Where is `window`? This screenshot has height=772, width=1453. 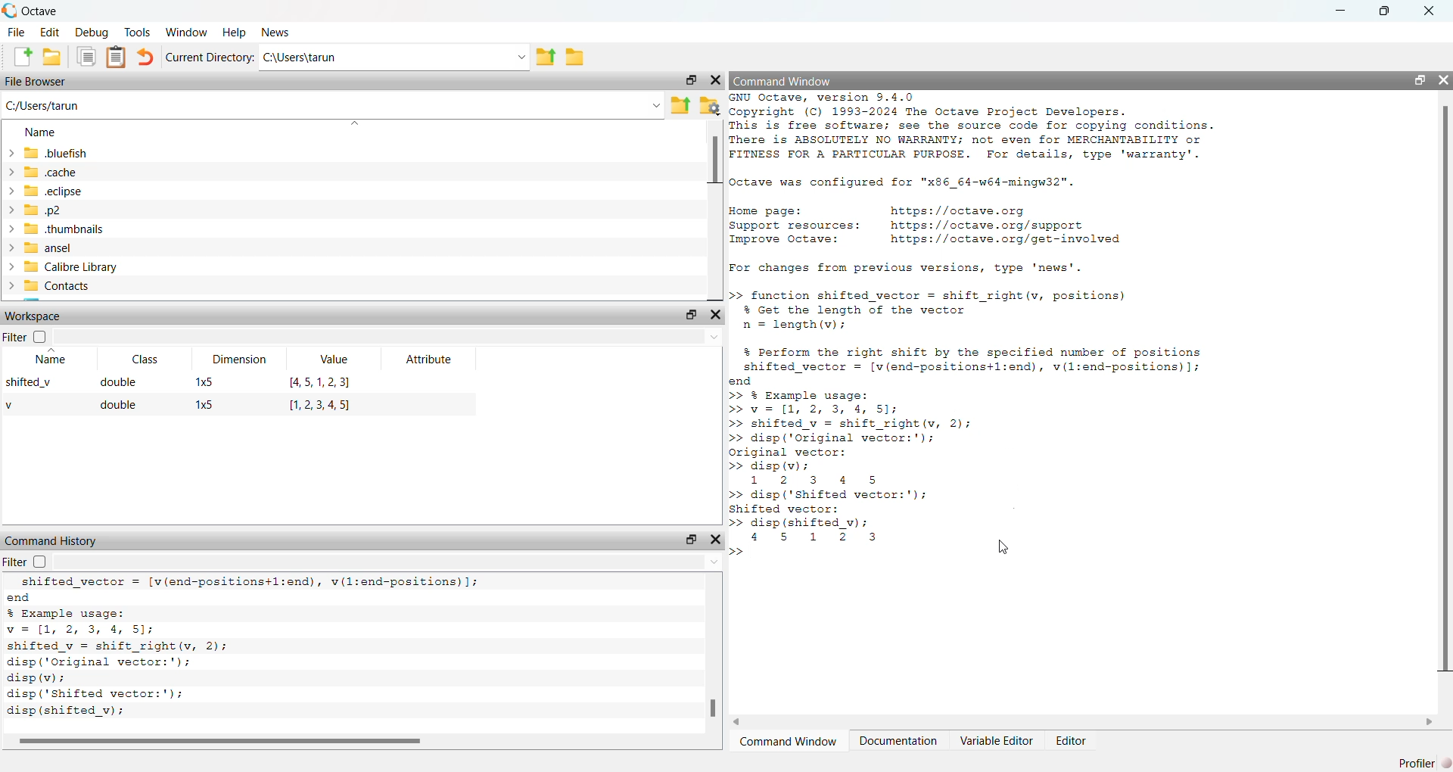 window is located at coordinates (185, 33).